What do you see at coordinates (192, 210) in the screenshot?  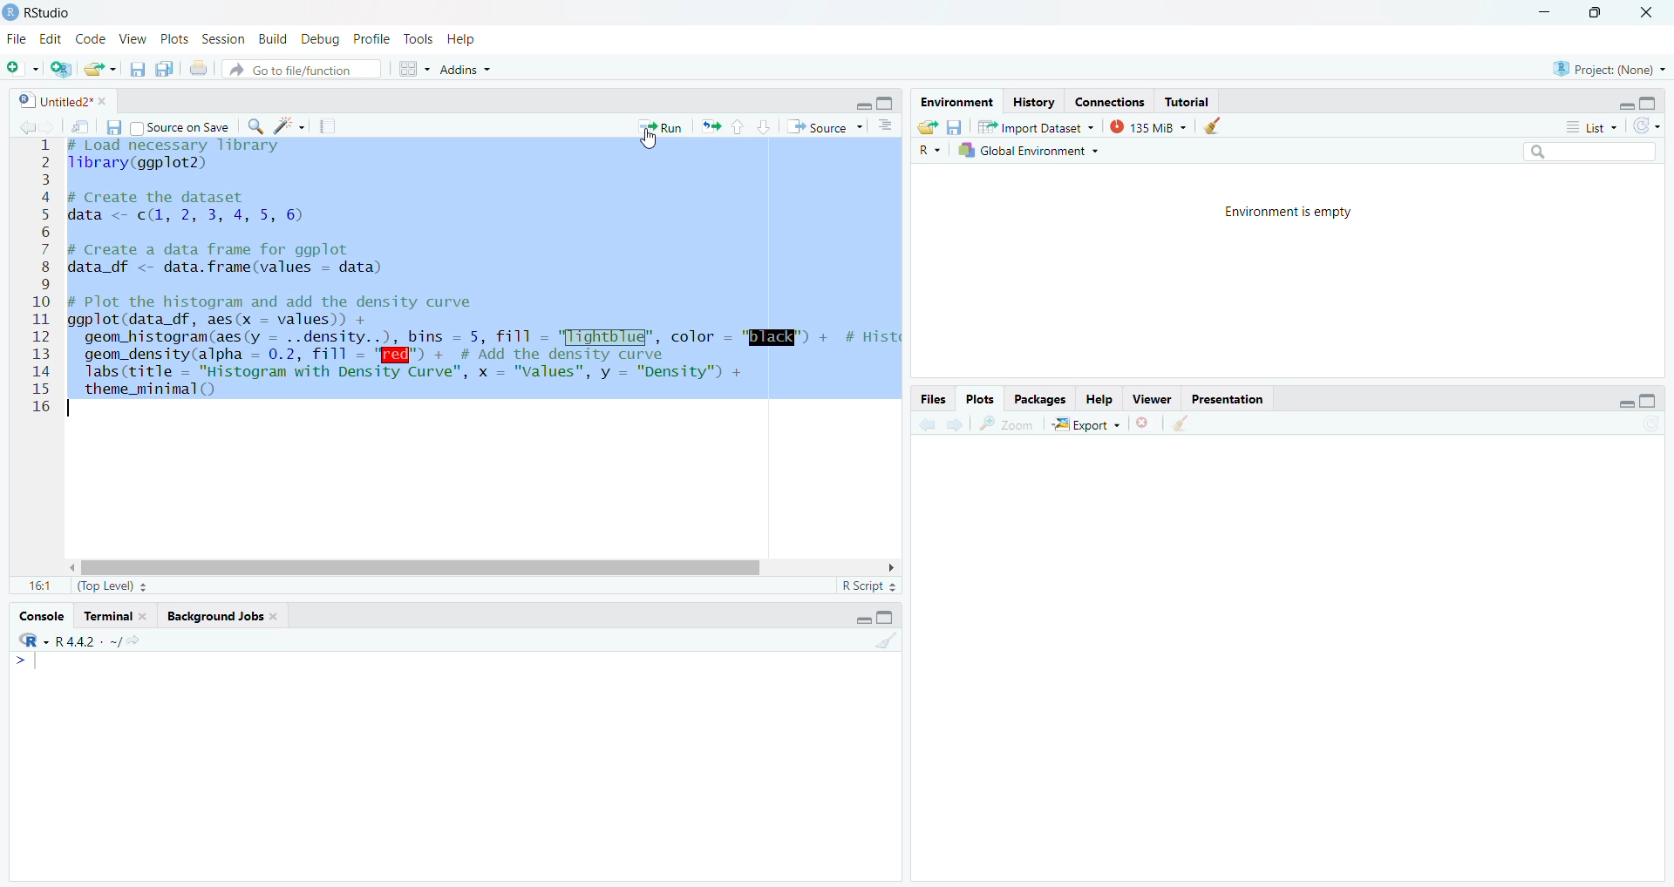 I see `# Create the dataset
data <- c(, 2, 3, 4, 5, 6)` at bounding box center [192, 210].